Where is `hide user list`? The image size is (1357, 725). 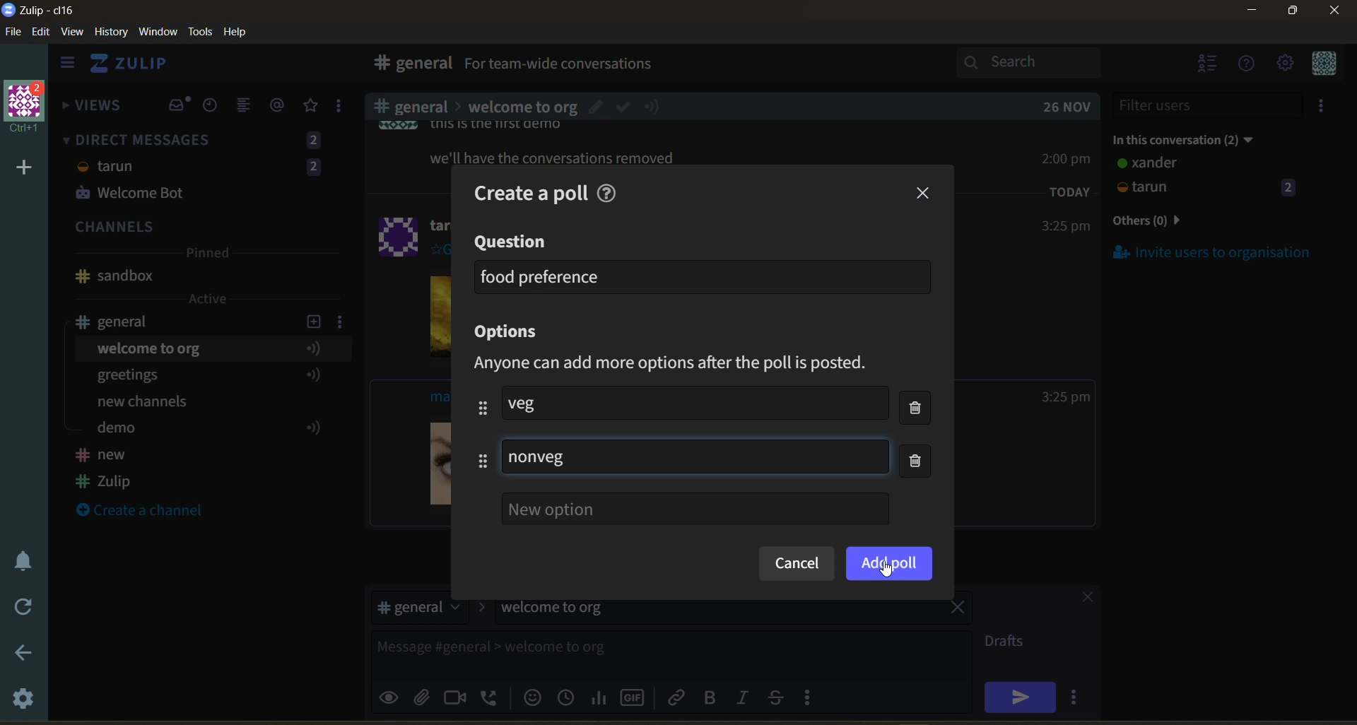 hide user list is located at coordinates (1208, 65).